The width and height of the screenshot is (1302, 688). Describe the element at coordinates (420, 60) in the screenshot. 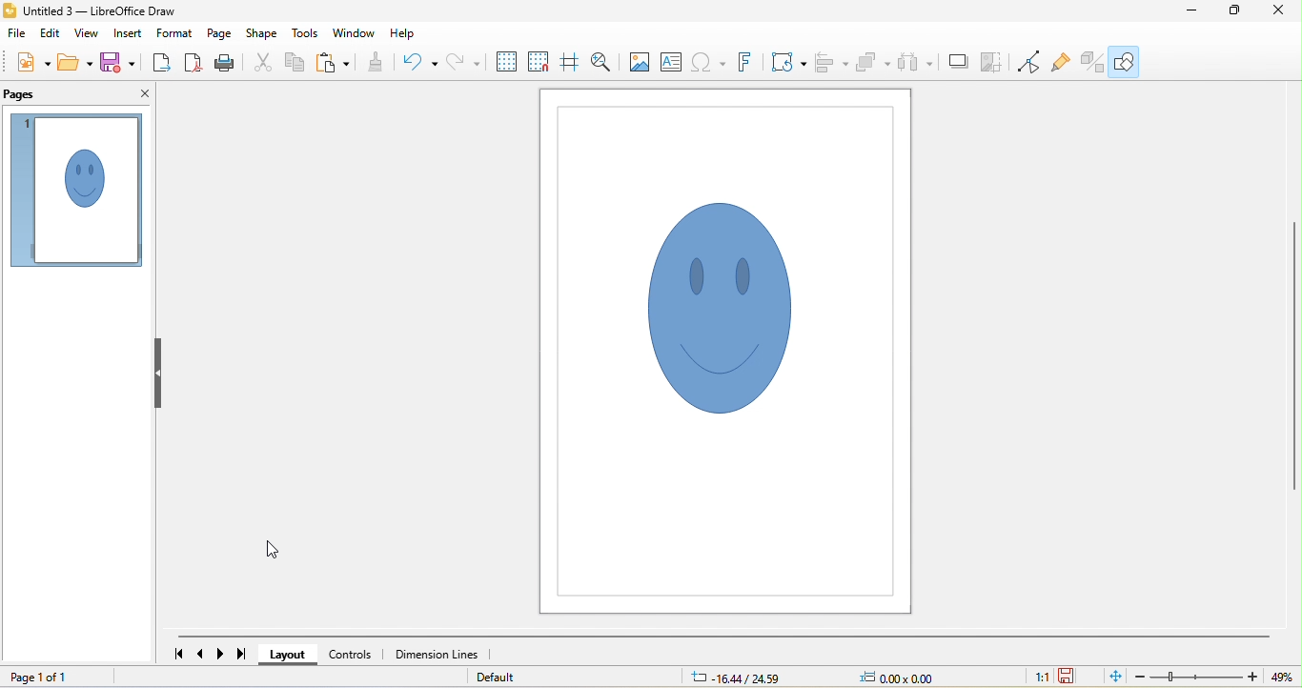

I see `undo` at that location.